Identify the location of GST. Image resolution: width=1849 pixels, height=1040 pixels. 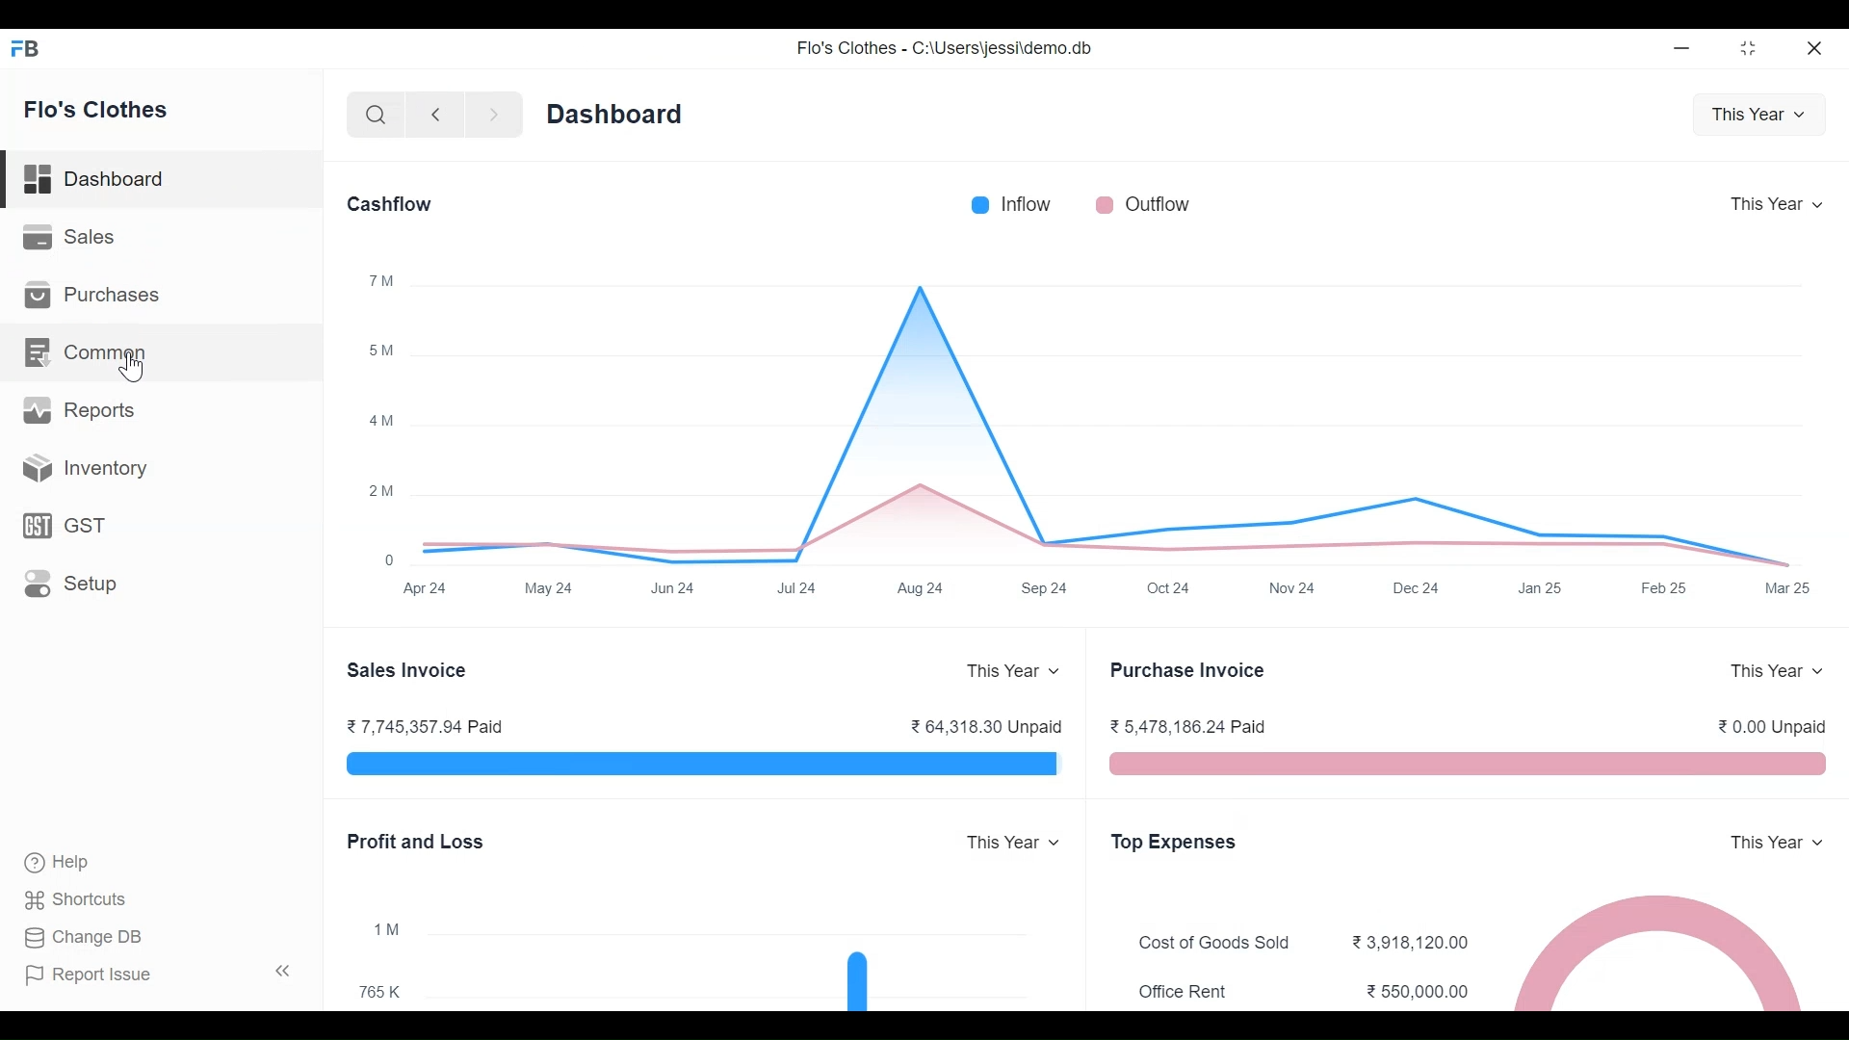
(66, 525).